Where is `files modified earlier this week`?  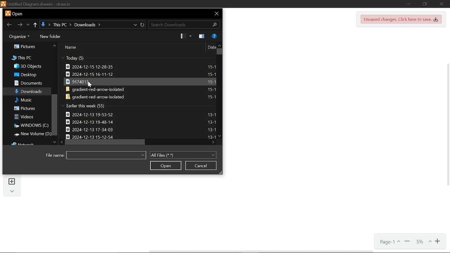
files modified earlier this week is located at coordinates (88, 106).